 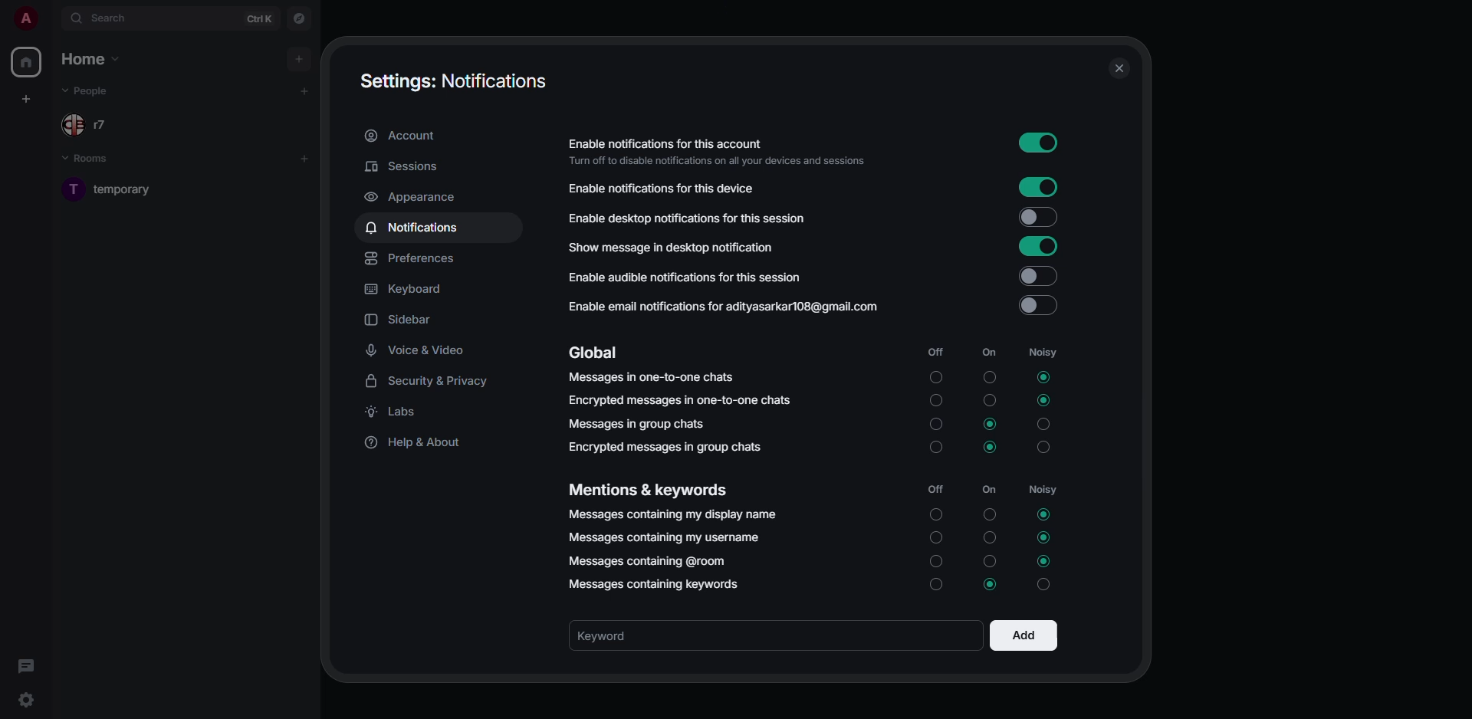 What do you see at coordinates (683, 276) in the screenshot?
I see `enable audible notifications` at bounding box center [683, 276].